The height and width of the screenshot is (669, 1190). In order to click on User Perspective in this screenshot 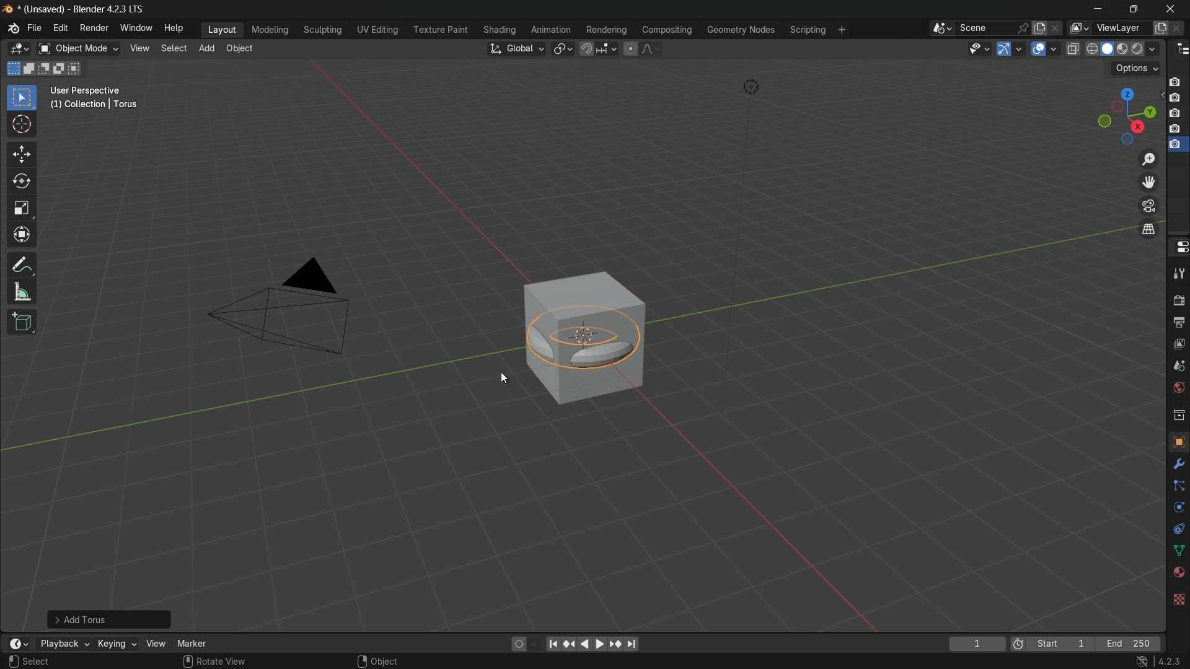, I will do `click(88, 91)`.